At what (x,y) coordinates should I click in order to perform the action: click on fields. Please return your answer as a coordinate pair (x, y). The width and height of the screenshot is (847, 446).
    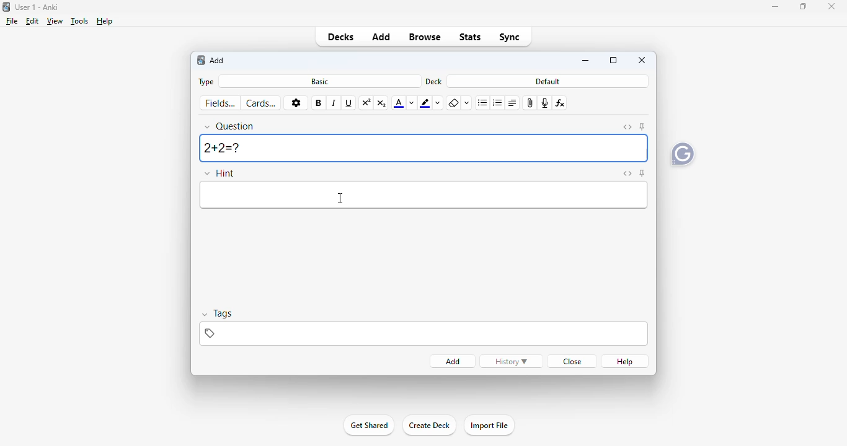
    Looking at the image, I should click on (220, 103).